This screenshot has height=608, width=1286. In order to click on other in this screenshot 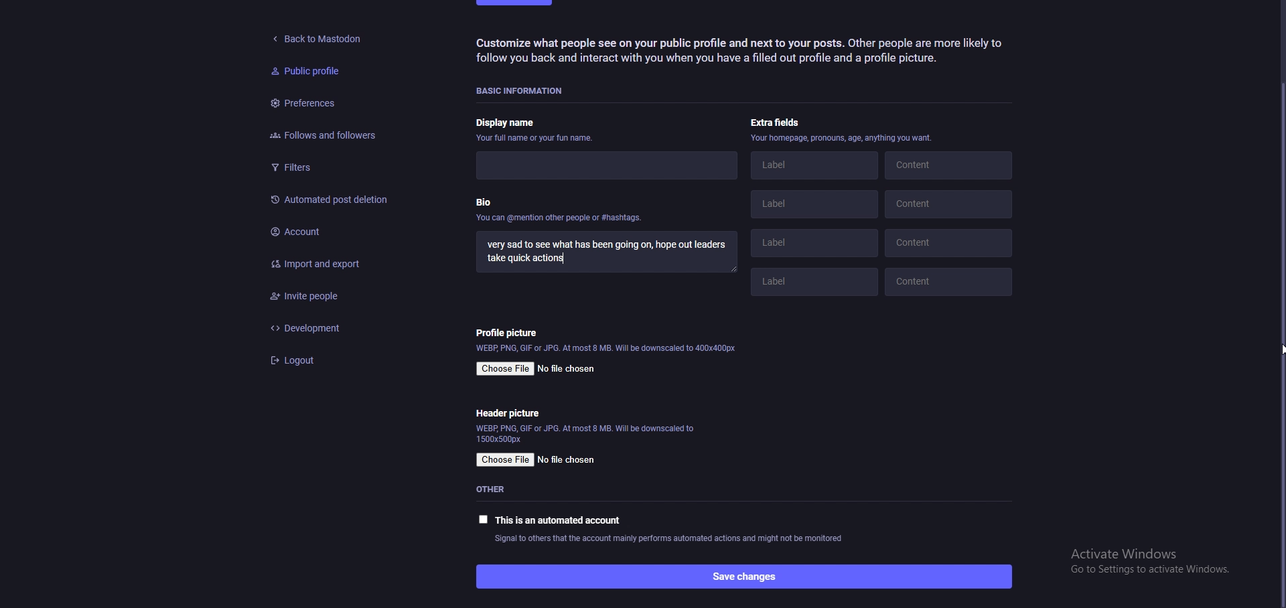, I will do `click(498, 489)`.